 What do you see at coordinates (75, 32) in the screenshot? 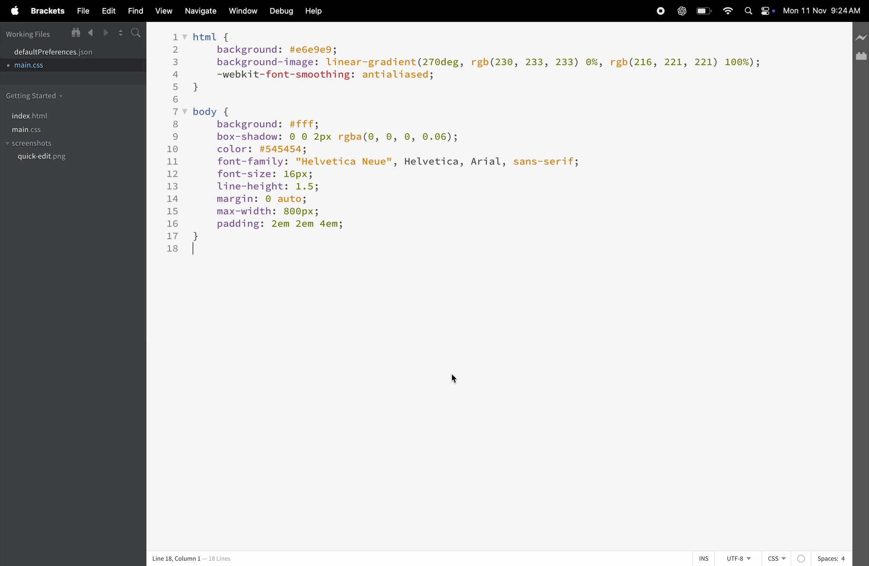
I see `show in file tree` at bounding box center [75, 32].